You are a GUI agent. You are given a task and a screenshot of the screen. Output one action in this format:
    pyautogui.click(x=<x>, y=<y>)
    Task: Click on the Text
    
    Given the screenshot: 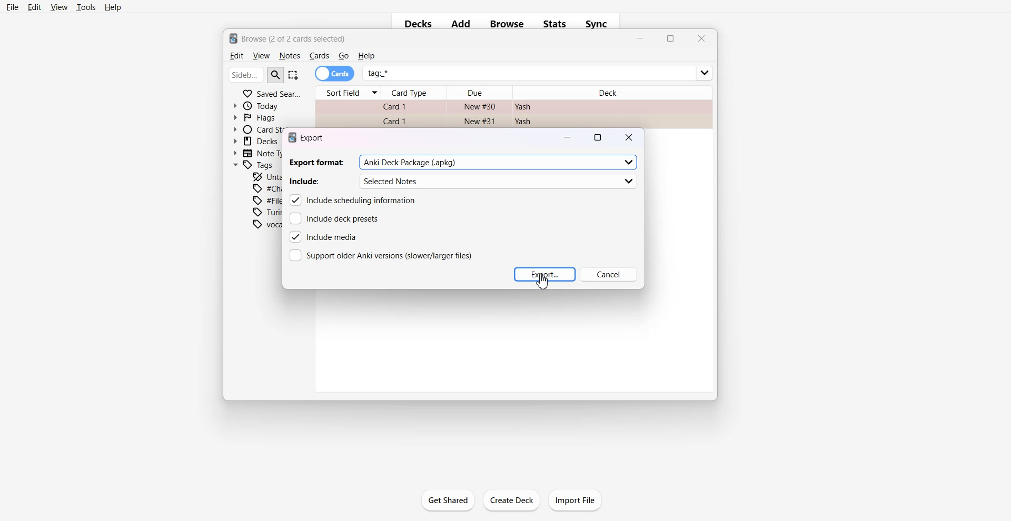 What is the action you would take?
    pyautogui.click(x=288, y=37)
    